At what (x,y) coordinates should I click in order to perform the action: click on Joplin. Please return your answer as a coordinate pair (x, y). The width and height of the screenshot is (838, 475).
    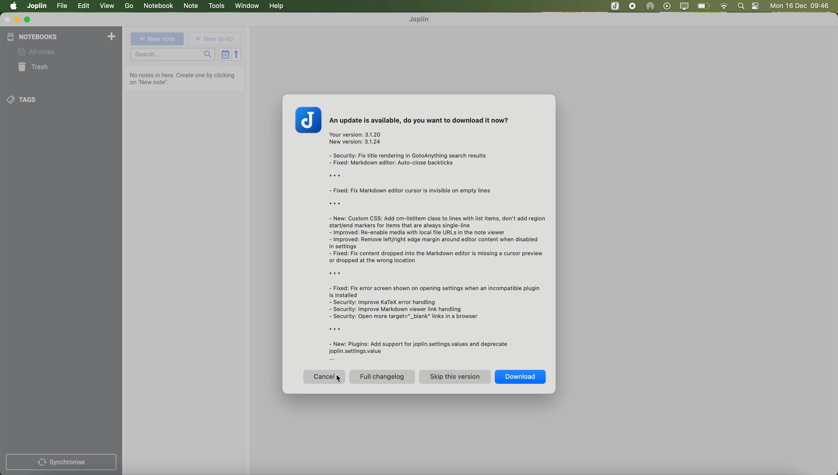
    Looking at the image, I should click on (37, 6).